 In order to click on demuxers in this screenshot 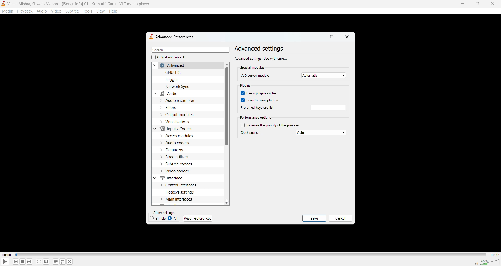, I will do `click(175, 150)`.